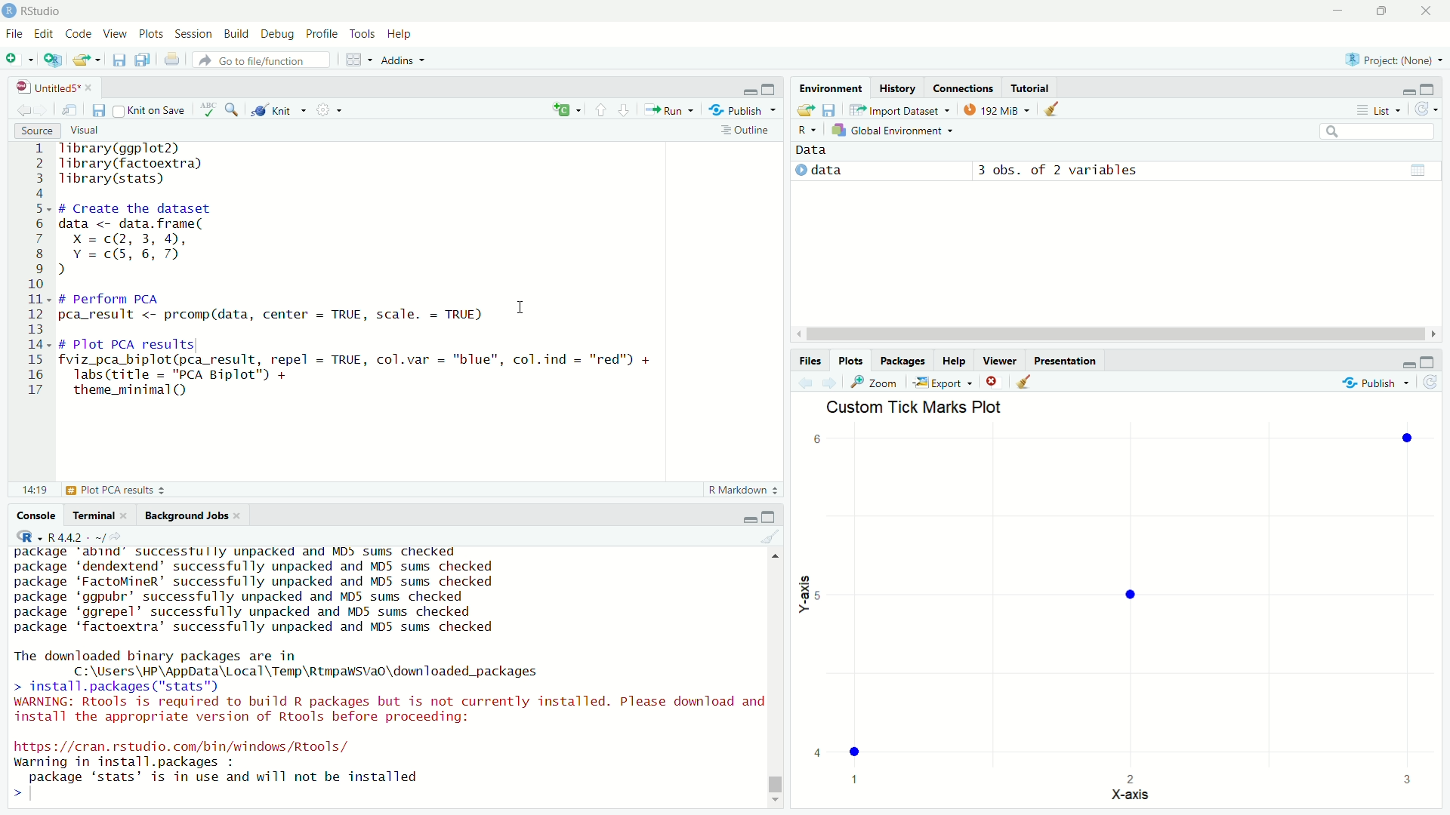 The width and height of the screenshot is (1450, 815). Describe the element at coordinates (1429, 88) in the screenshot. I see `maximize` at that location.